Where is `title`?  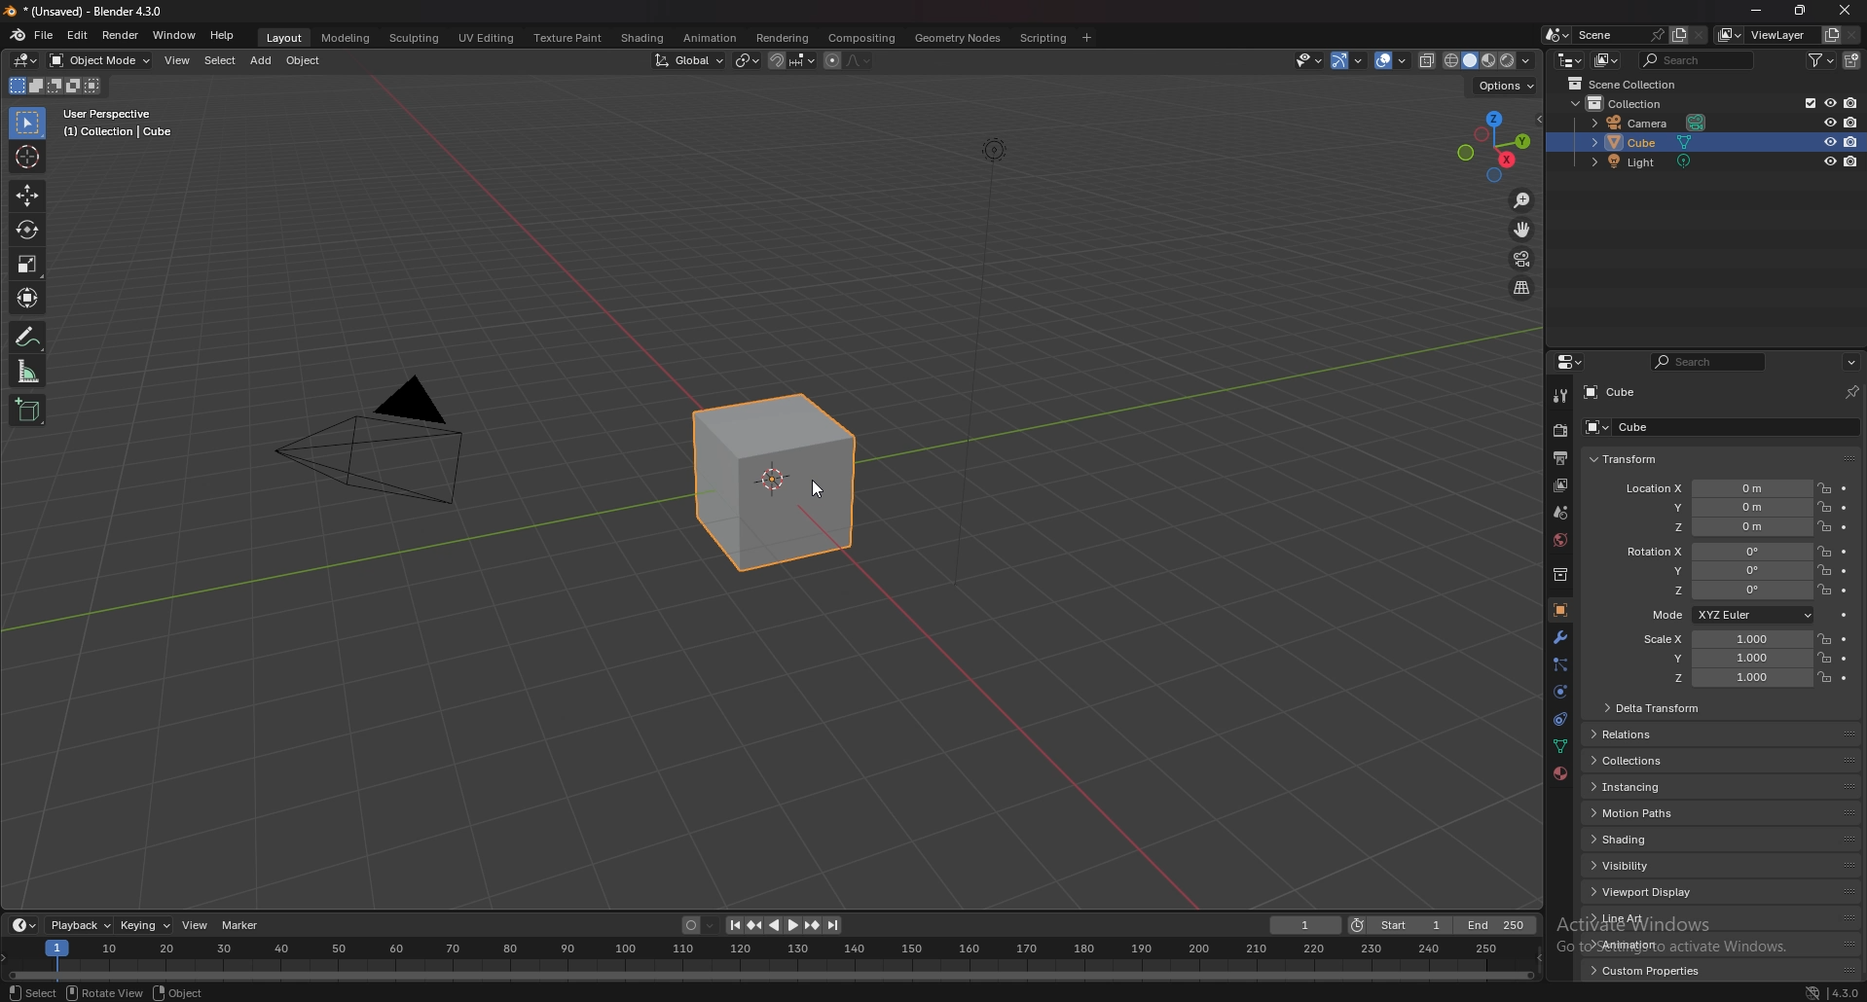
title is located at coordinates (88, 12).